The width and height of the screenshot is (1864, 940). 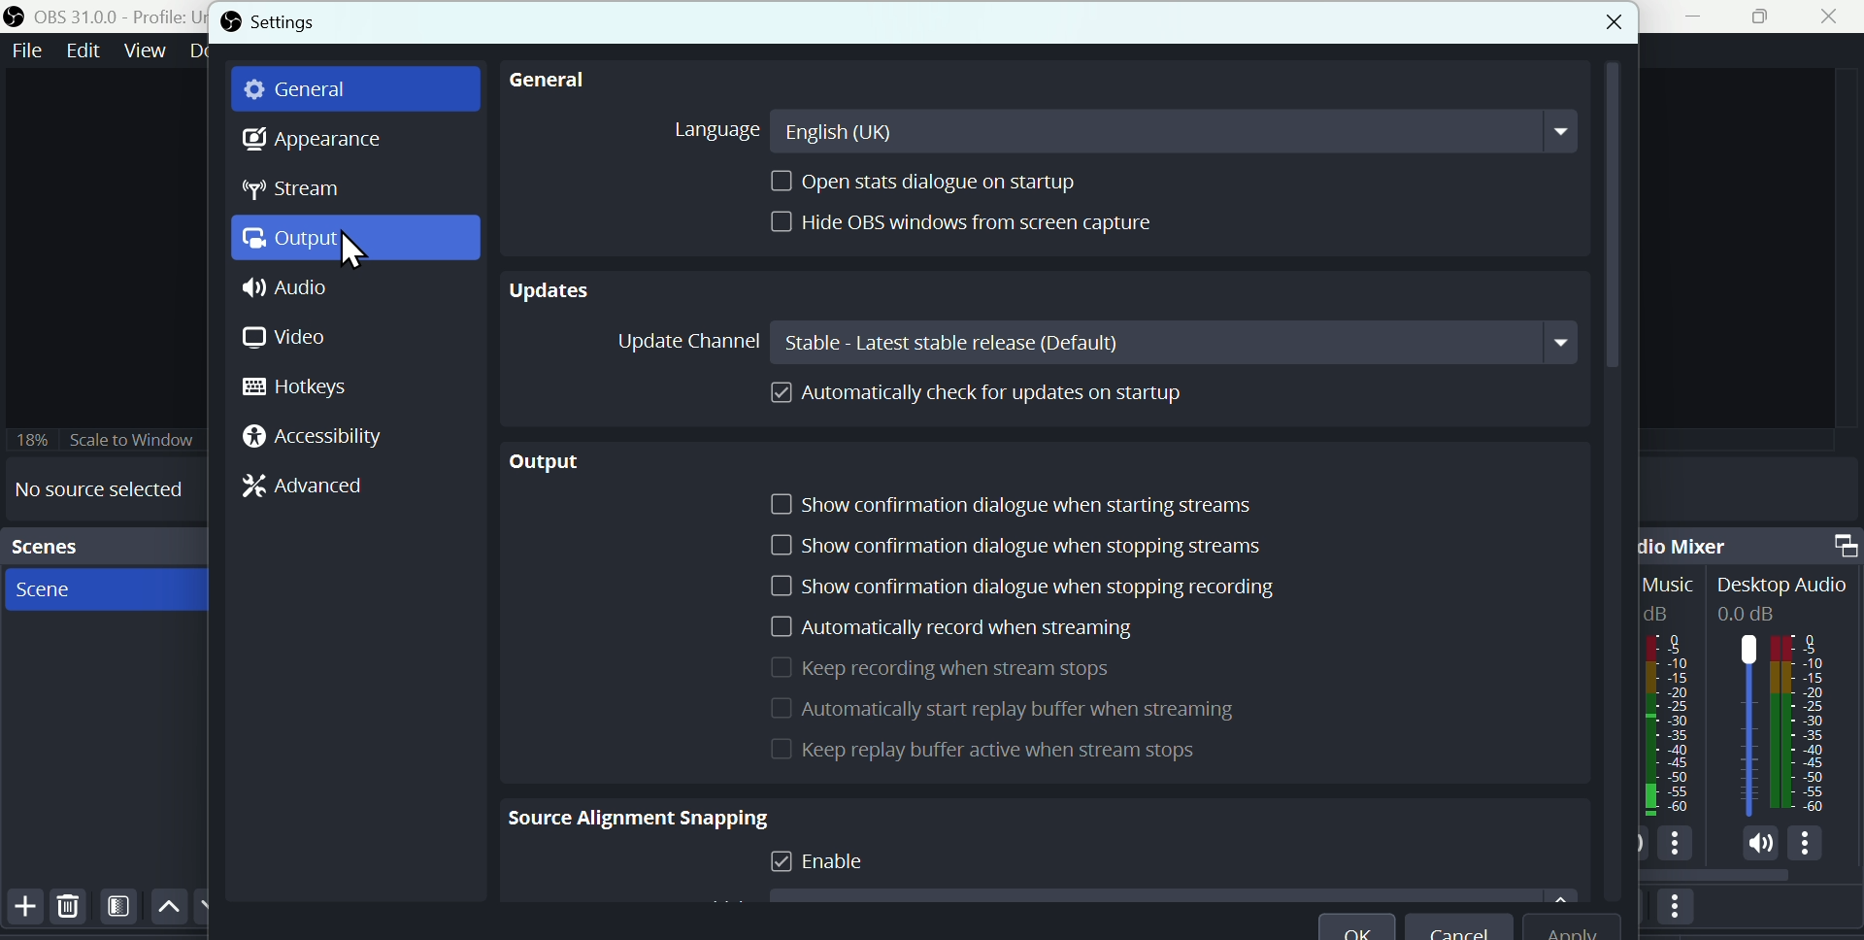 I want to click on Edit, so click(x=83, y=52).